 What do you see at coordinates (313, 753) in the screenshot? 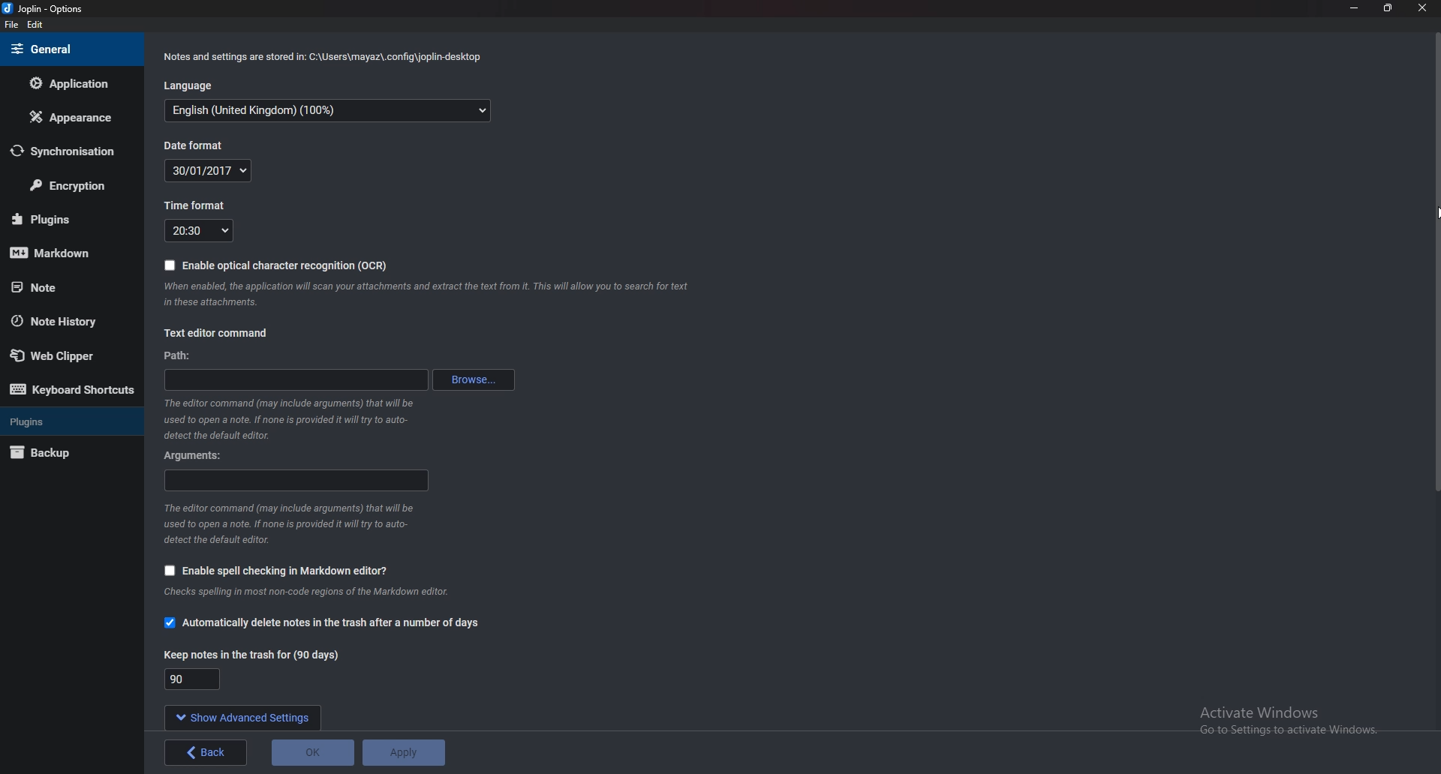
I see `ok` at bounding box center [313, 753].